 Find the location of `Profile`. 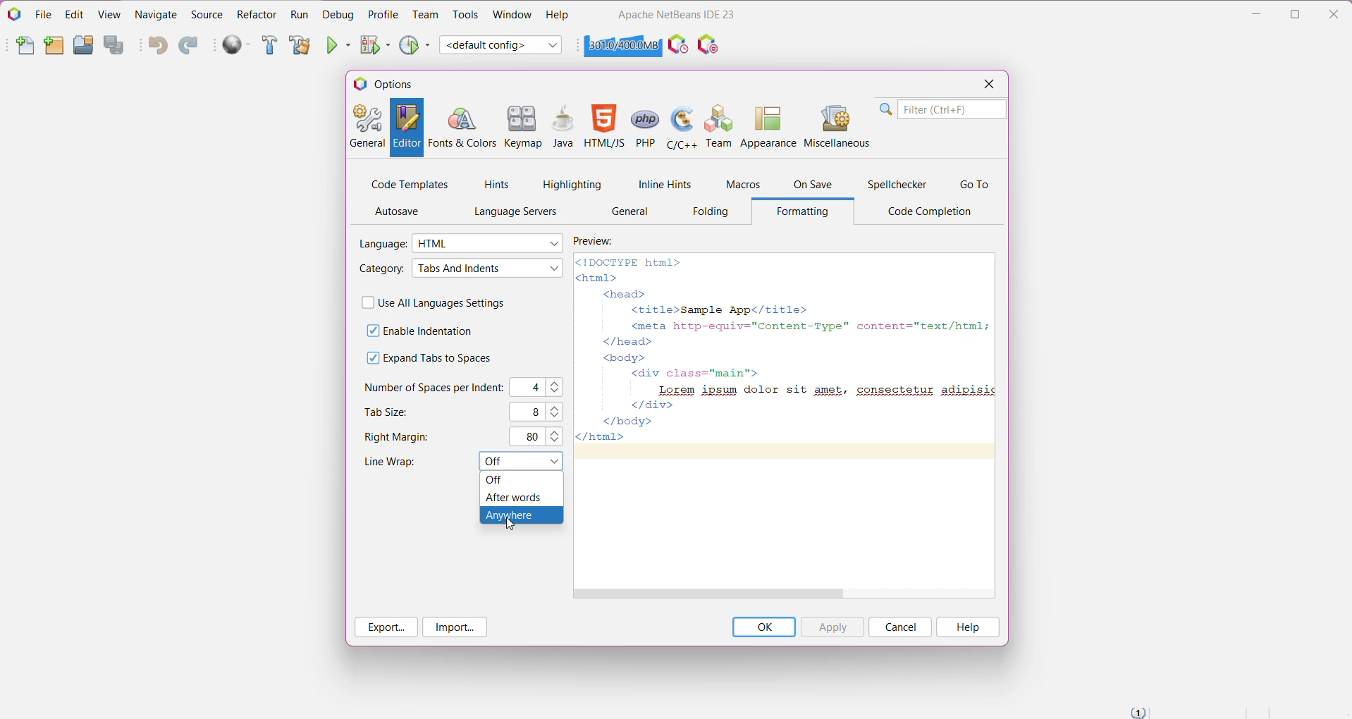

Profile is located at coordinates (383, 14).